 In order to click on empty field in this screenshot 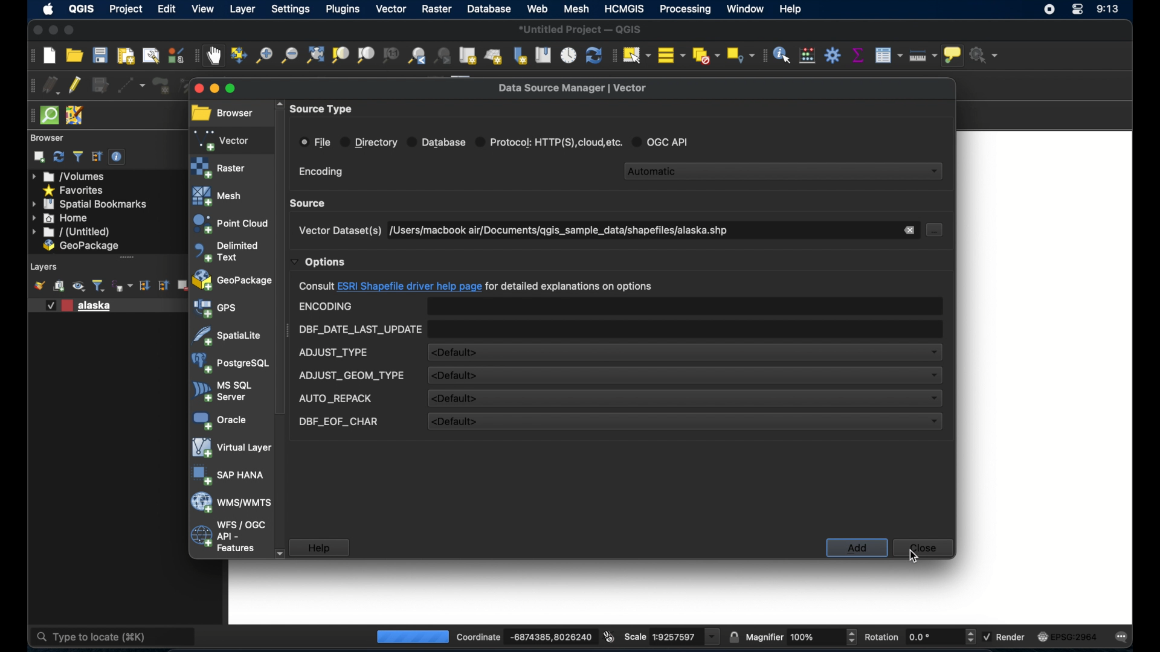, I will do `click(686, 328)`.